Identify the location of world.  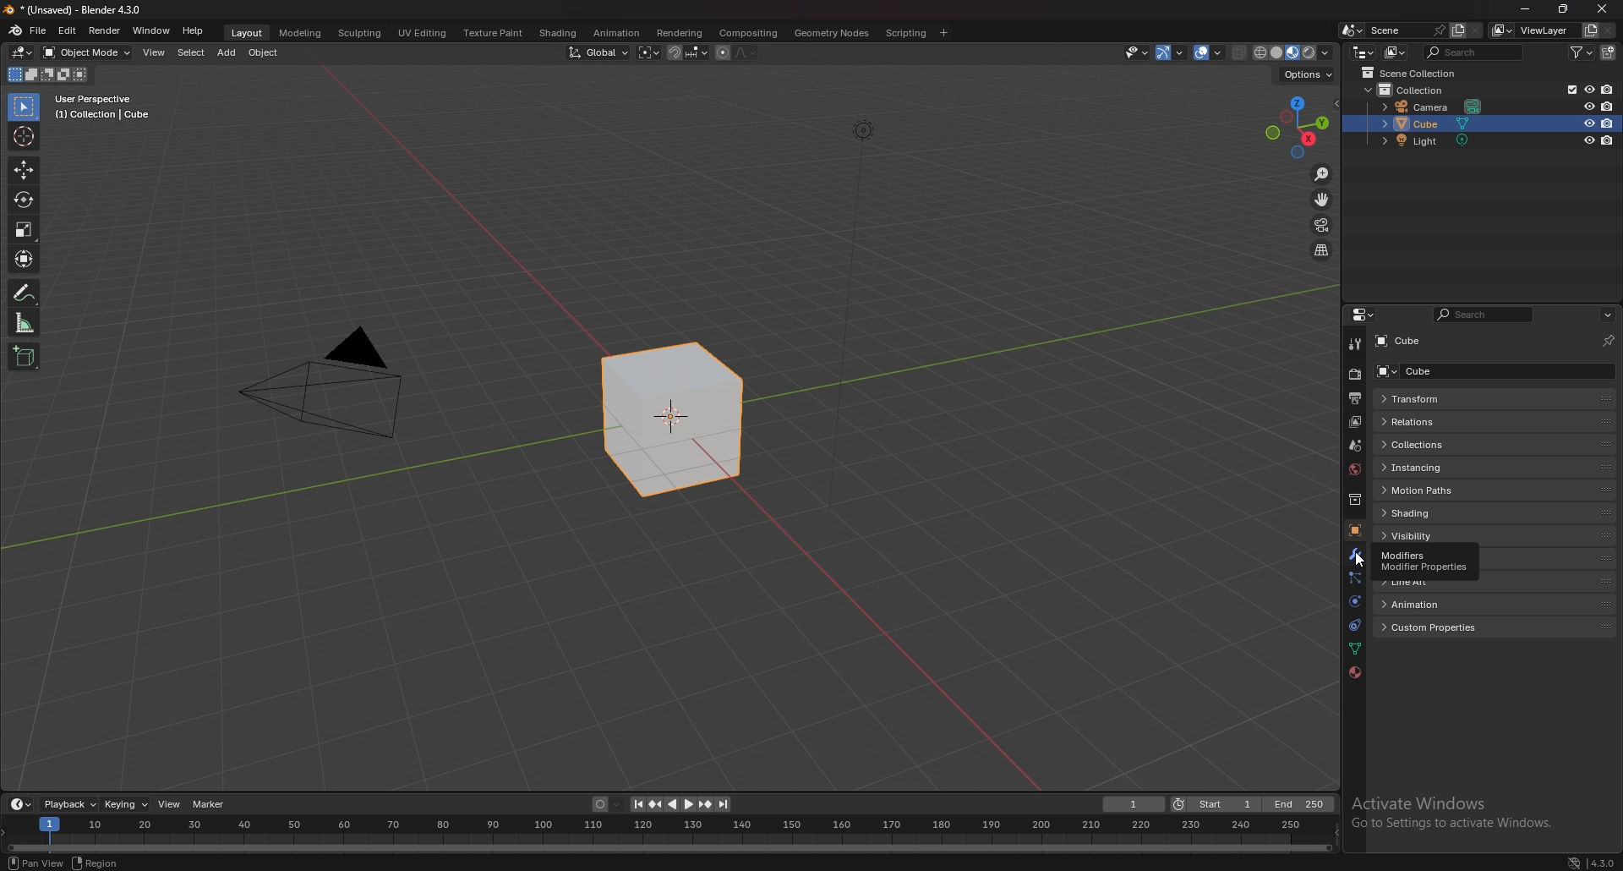
(1352, 469).